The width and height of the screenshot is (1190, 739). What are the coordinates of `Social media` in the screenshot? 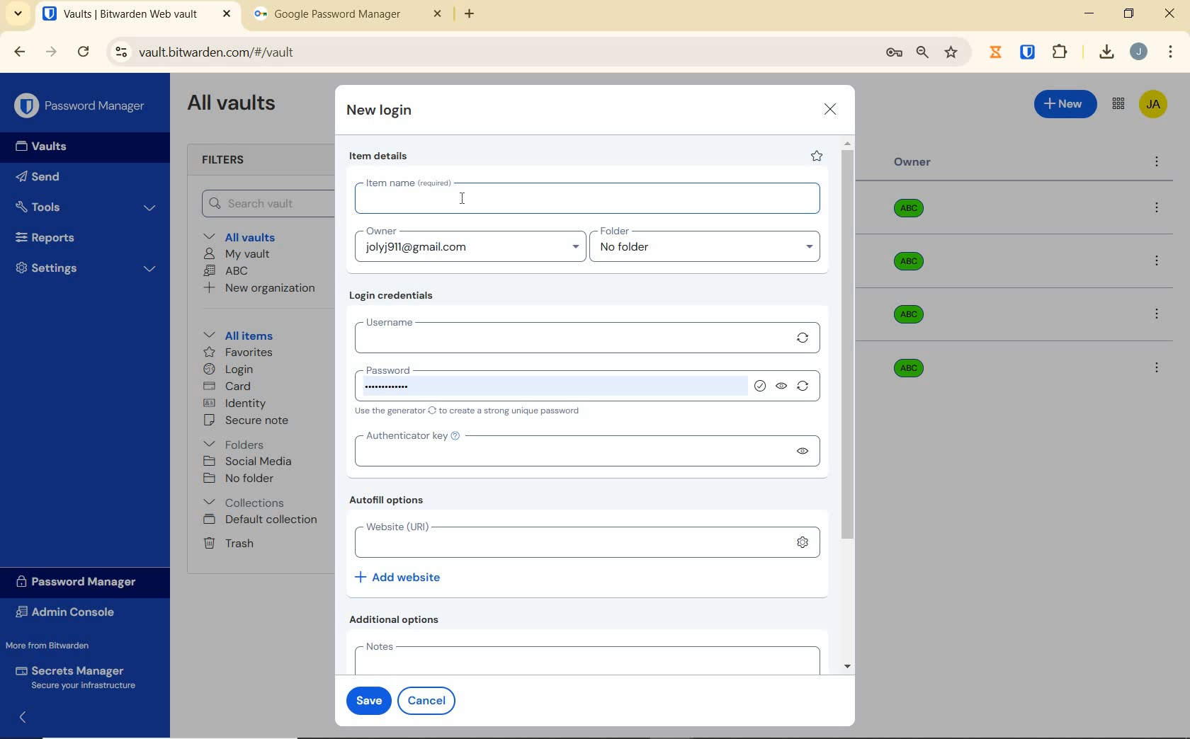 It's located at (246, 461).